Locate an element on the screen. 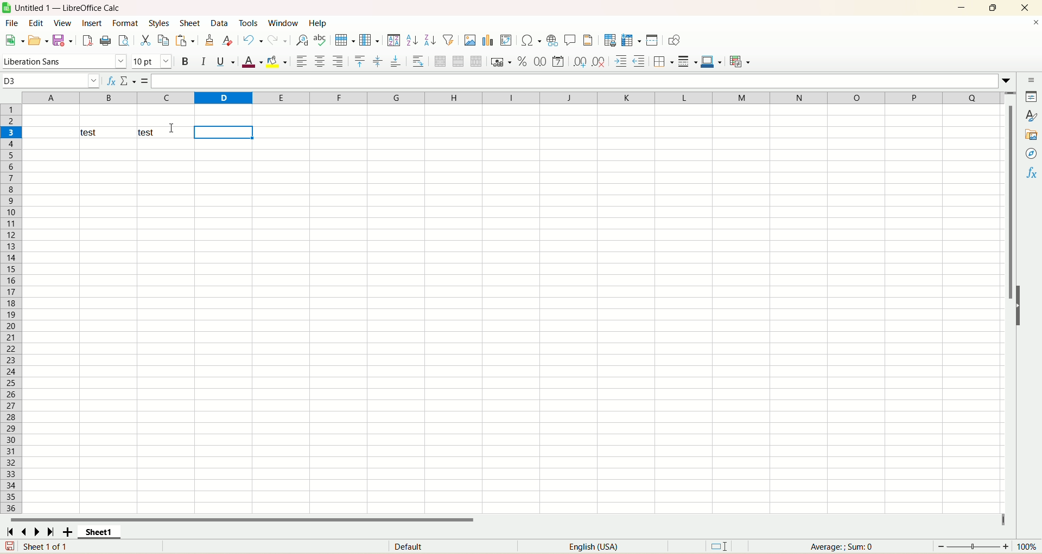 Image resolution: width=1042 pixels, height=554 pixels. cut is located at coordinates (145, 40).